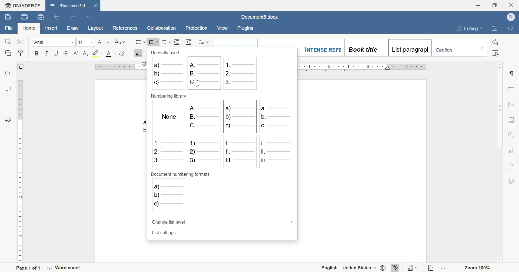 Image resolution: width=519 pixels, height=272 pixels. What do you see at coordinates (395, 268) in the screenshot?
I see `spell checking` at bounding box center [395, 268].